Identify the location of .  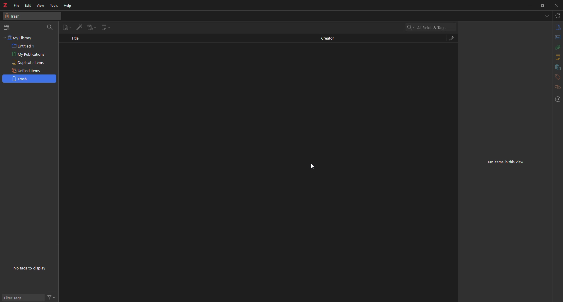
(51, 297).